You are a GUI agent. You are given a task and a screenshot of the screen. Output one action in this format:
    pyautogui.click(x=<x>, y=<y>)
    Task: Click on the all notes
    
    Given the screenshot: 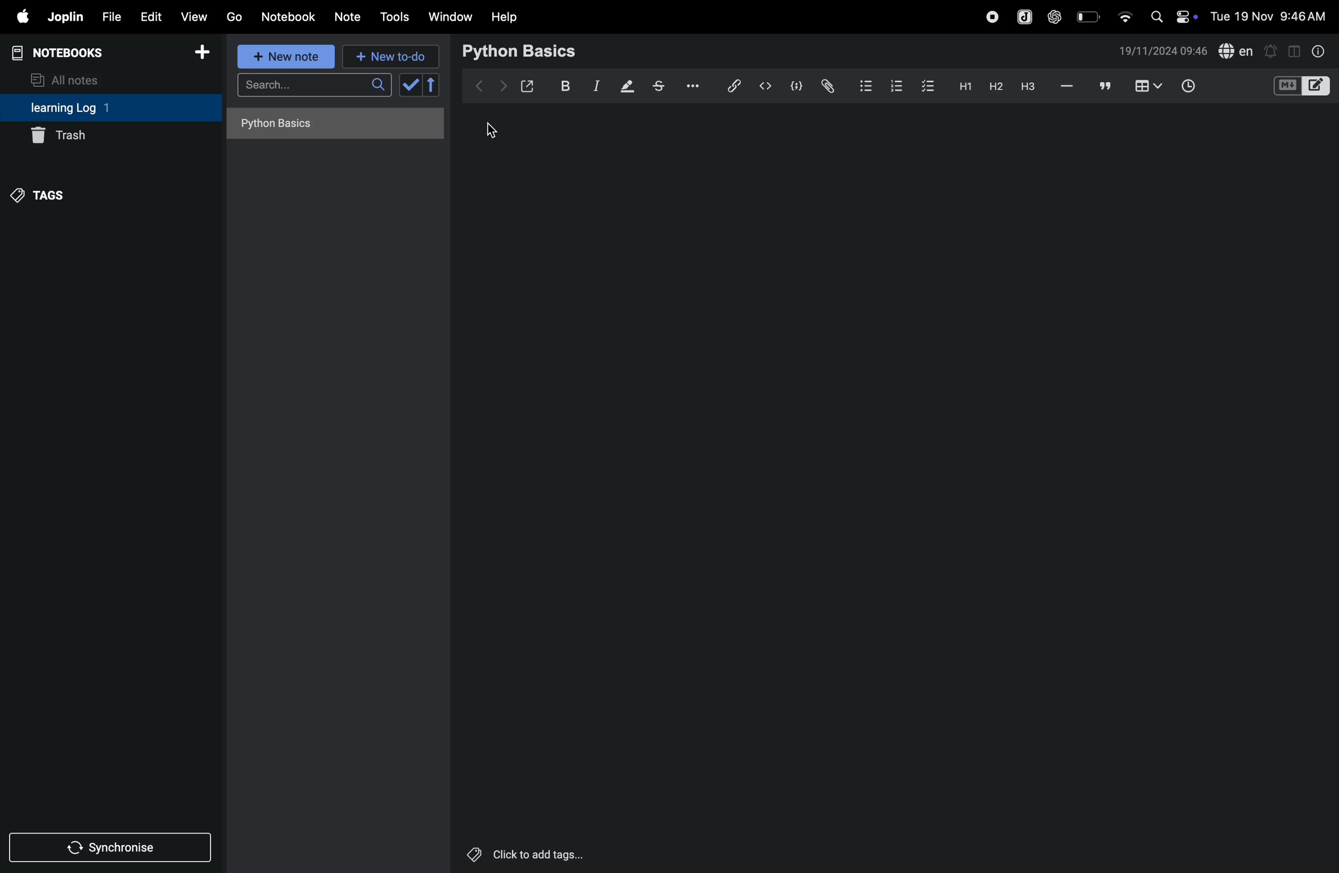 What is the action you would take?
    pyautogui.click(x=71, y=79)
    